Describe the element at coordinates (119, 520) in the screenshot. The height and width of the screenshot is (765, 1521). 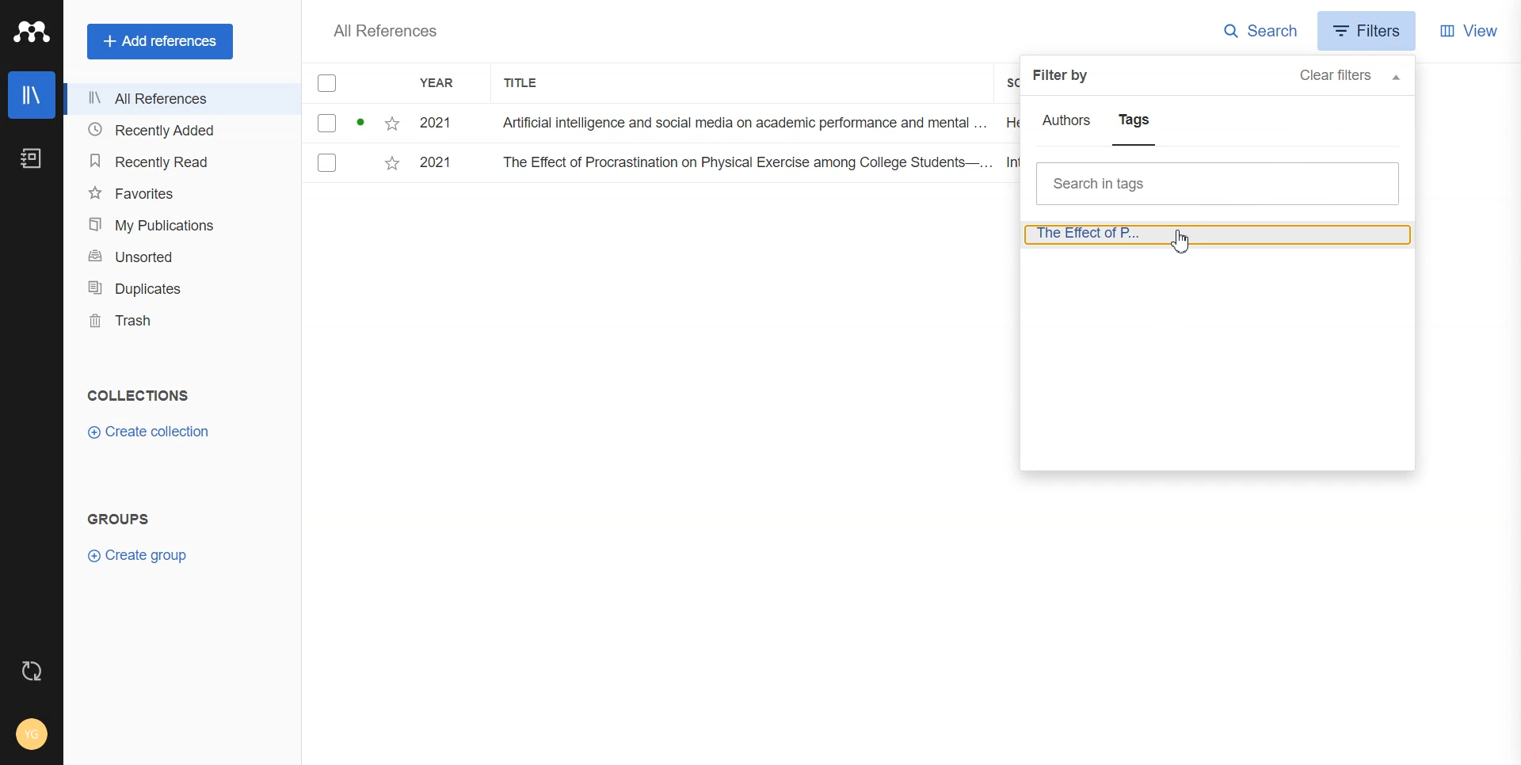
I see `Text` at that location.